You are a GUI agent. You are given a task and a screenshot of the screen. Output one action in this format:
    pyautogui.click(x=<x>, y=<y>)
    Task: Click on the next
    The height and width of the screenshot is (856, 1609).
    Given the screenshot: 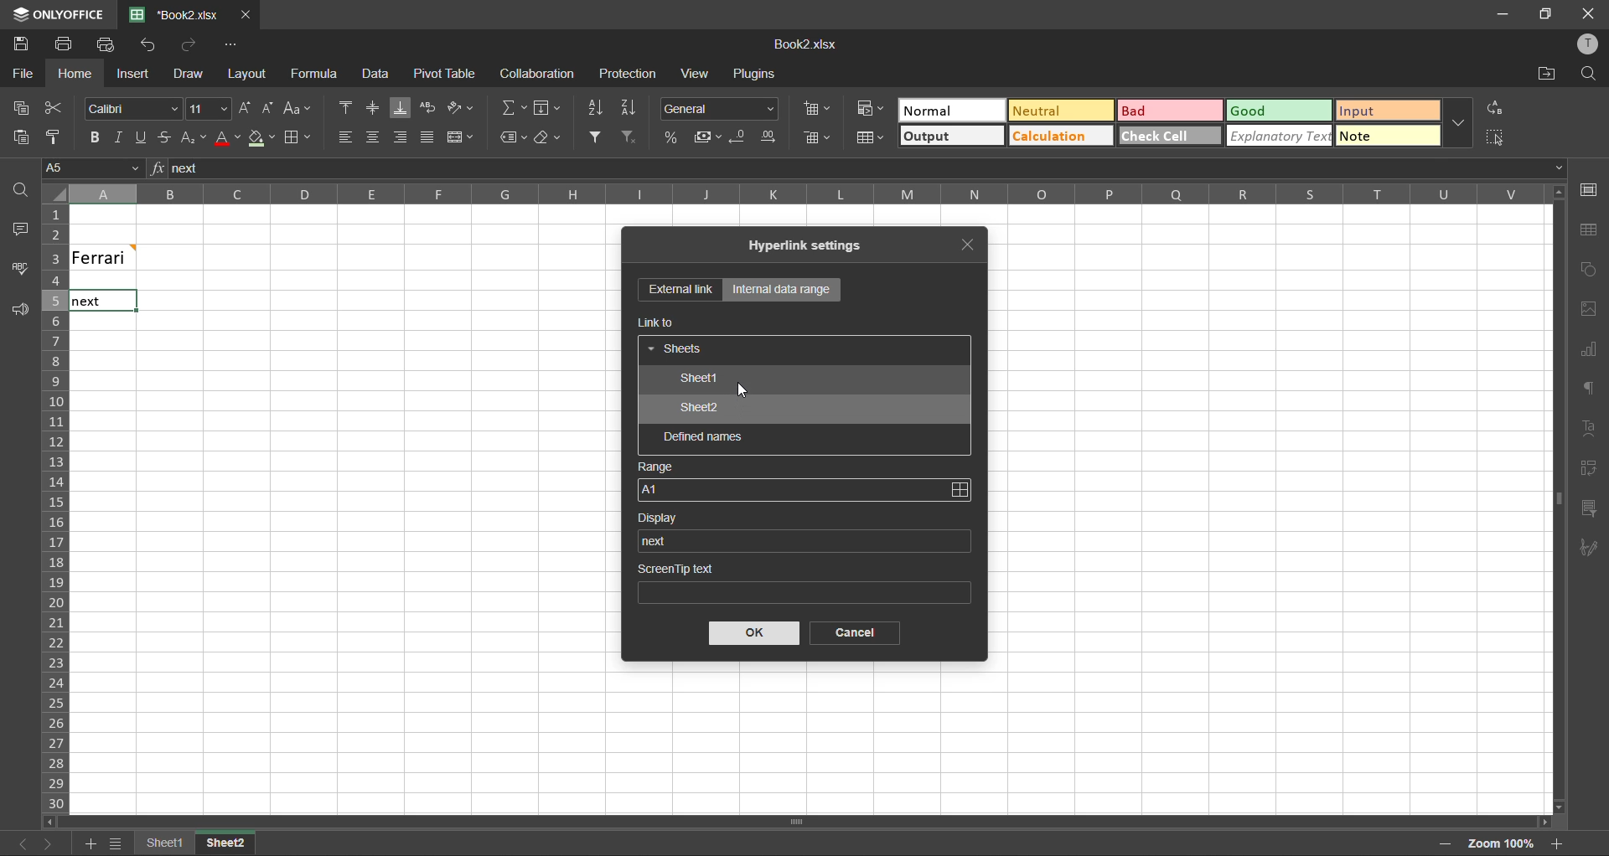 What is the action you would take?
    pyautogui.click(x=659, y=540)
    